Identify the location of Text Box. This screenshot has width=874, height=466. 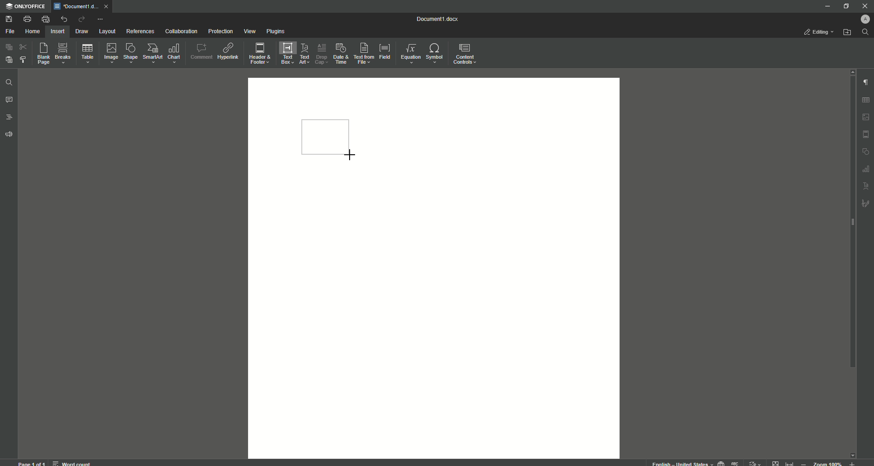
(285, 53).